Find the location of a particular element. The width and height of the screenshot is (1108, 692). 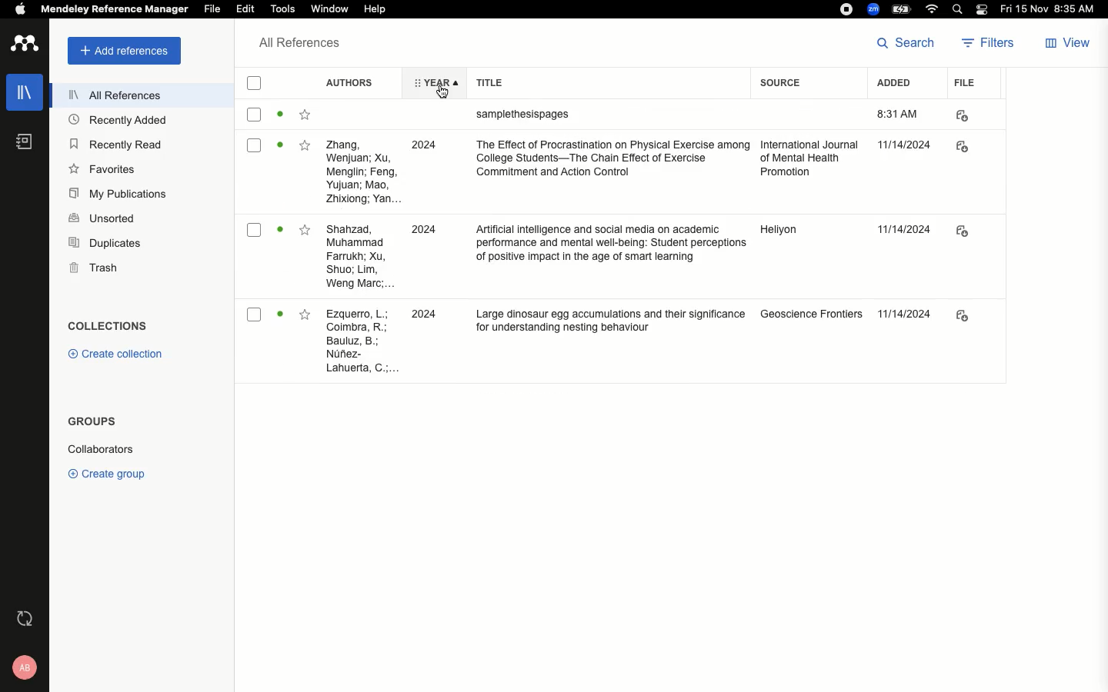

added  is located at coordinates (904, 231).